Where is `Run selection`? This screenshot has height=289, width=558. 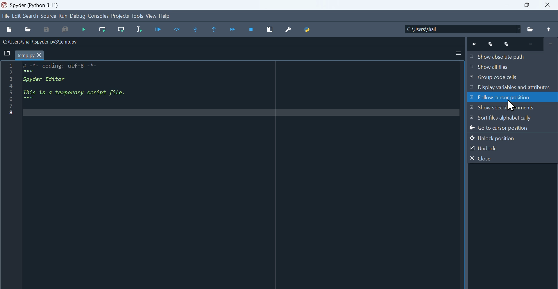 Run selection is located at coordinates (140, 29).